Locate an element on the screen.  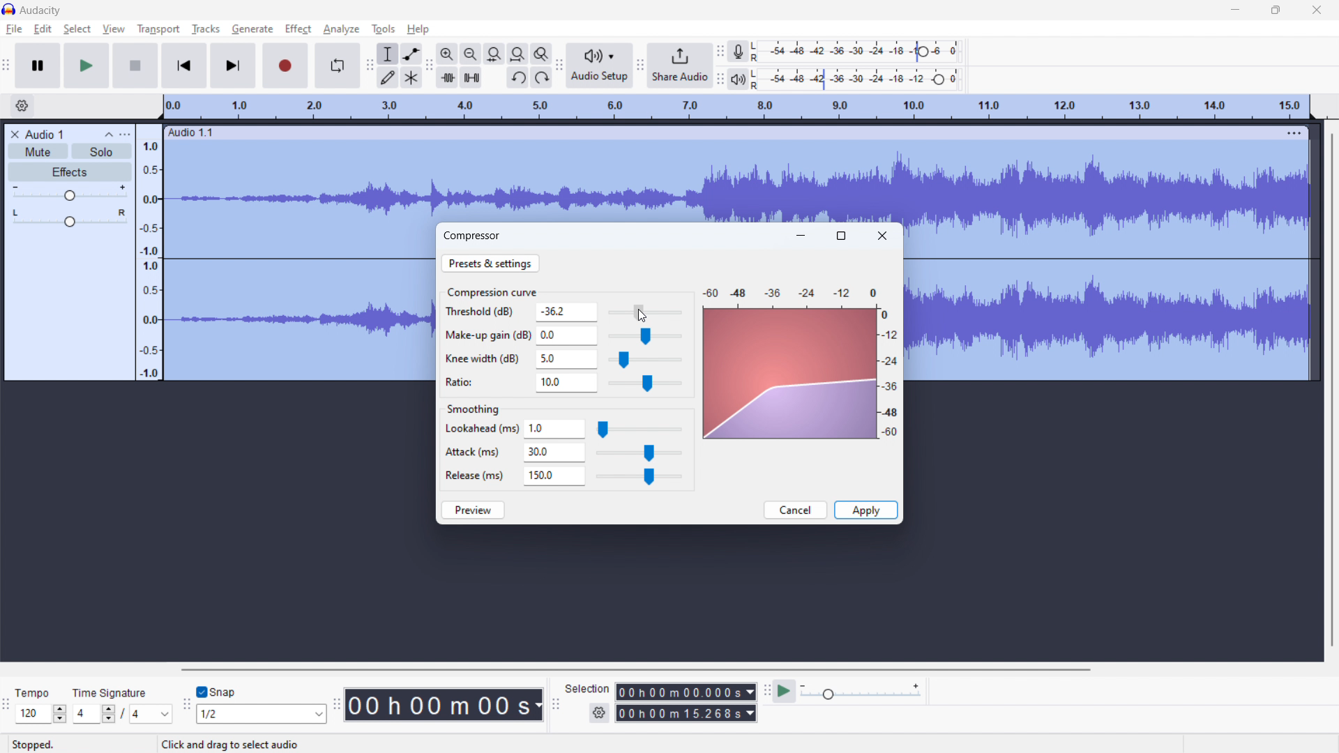
Audacity (title) is located at coordinates (45, 9).